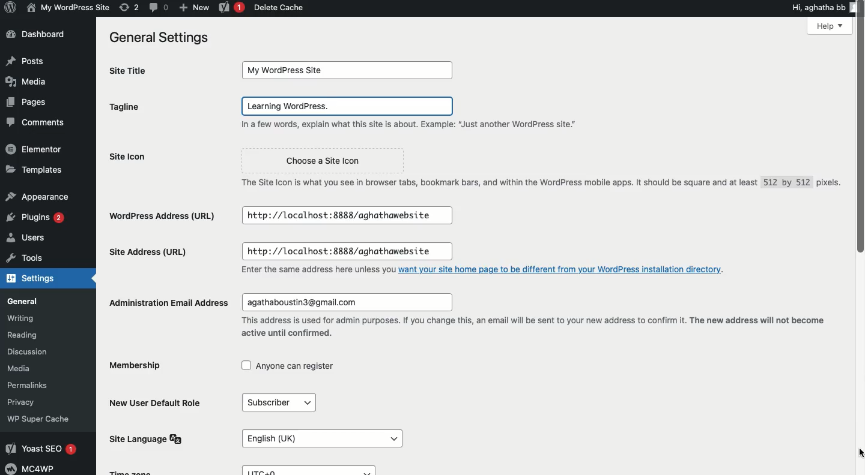 This screenshot has height=475, width=865. Describe the element at coordinates (144, 471) in the screenshot. I see `Time zone` at that location.